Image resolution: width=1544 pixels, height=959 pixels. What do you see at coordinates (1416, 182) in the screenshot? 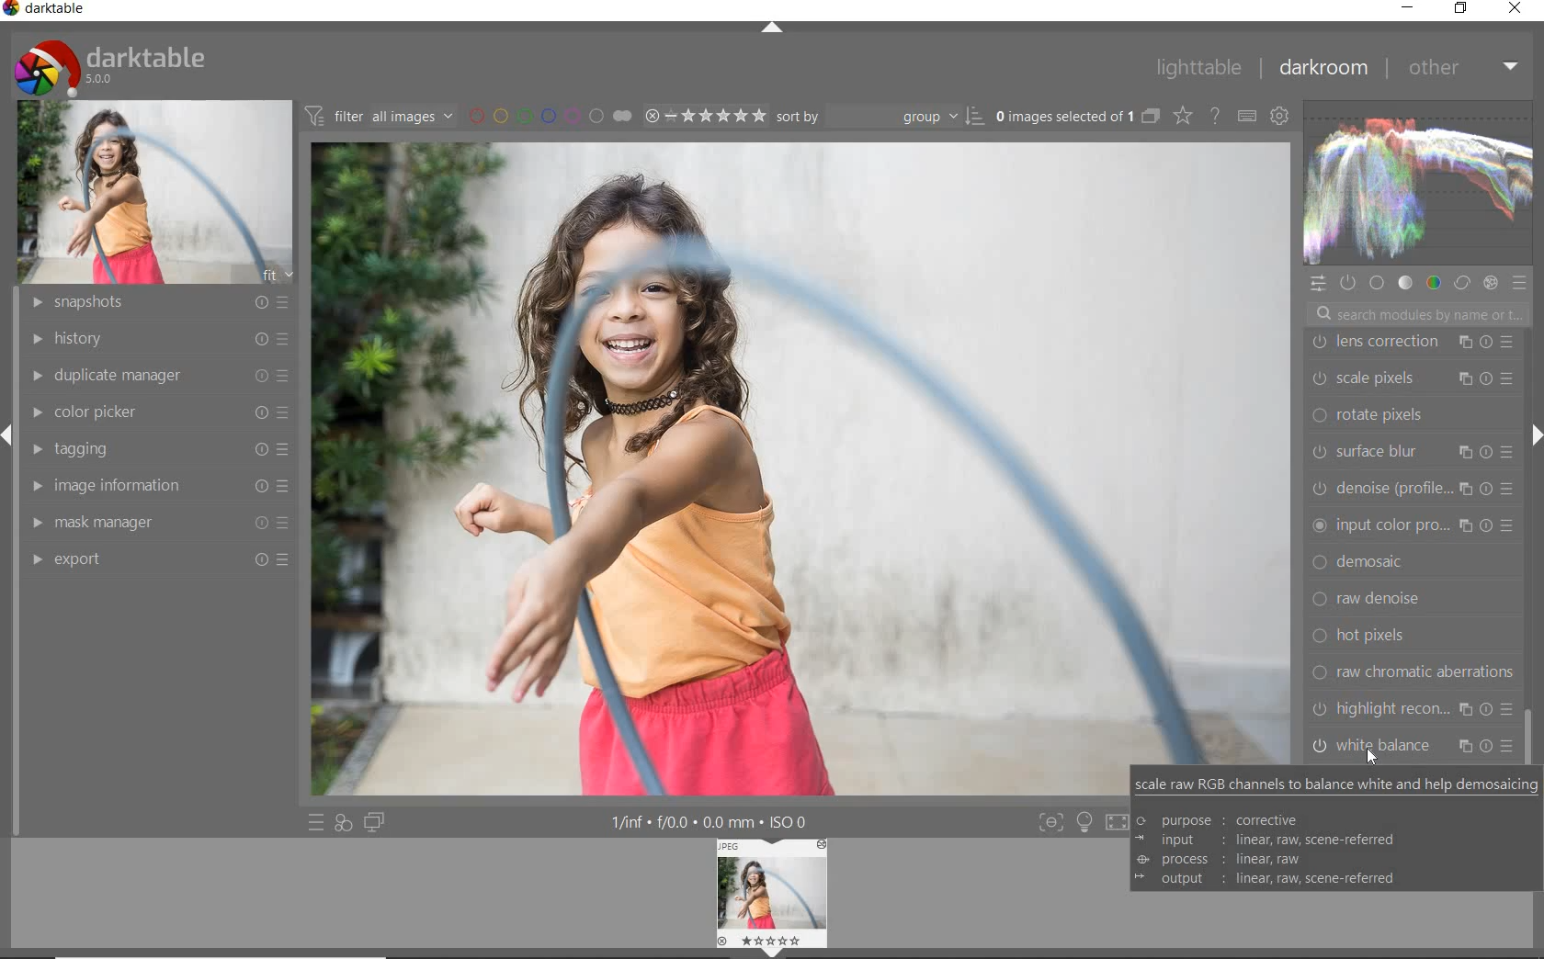
I see `waveform` at bounding box center [1416, 182].